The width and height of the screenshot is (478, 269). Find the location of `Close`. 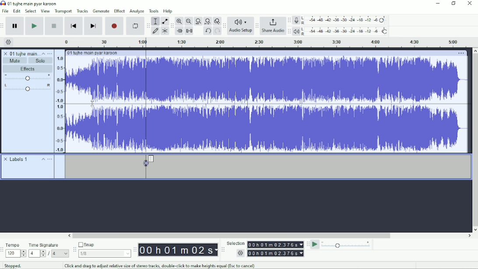

Close is located at coordinates (469, 4).